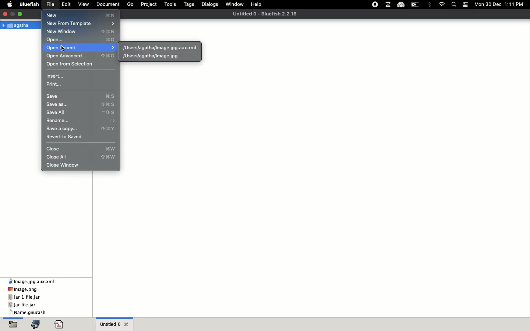  What do you see at coordinates (108, 3) in the screenshot?
I see `document` at bounding box center [108, 3].